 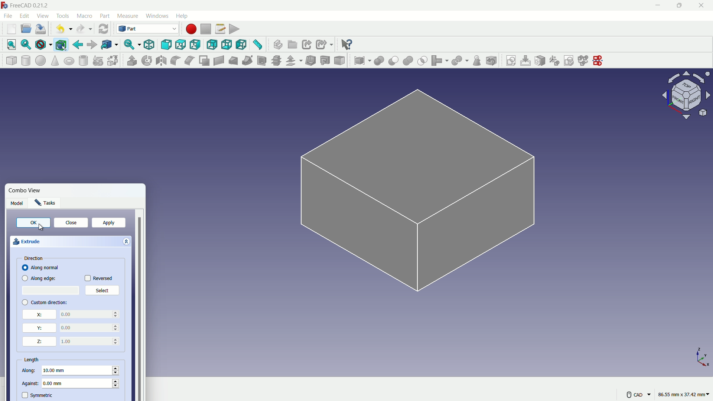 I want to click on front view, so click(x=166, y=44).